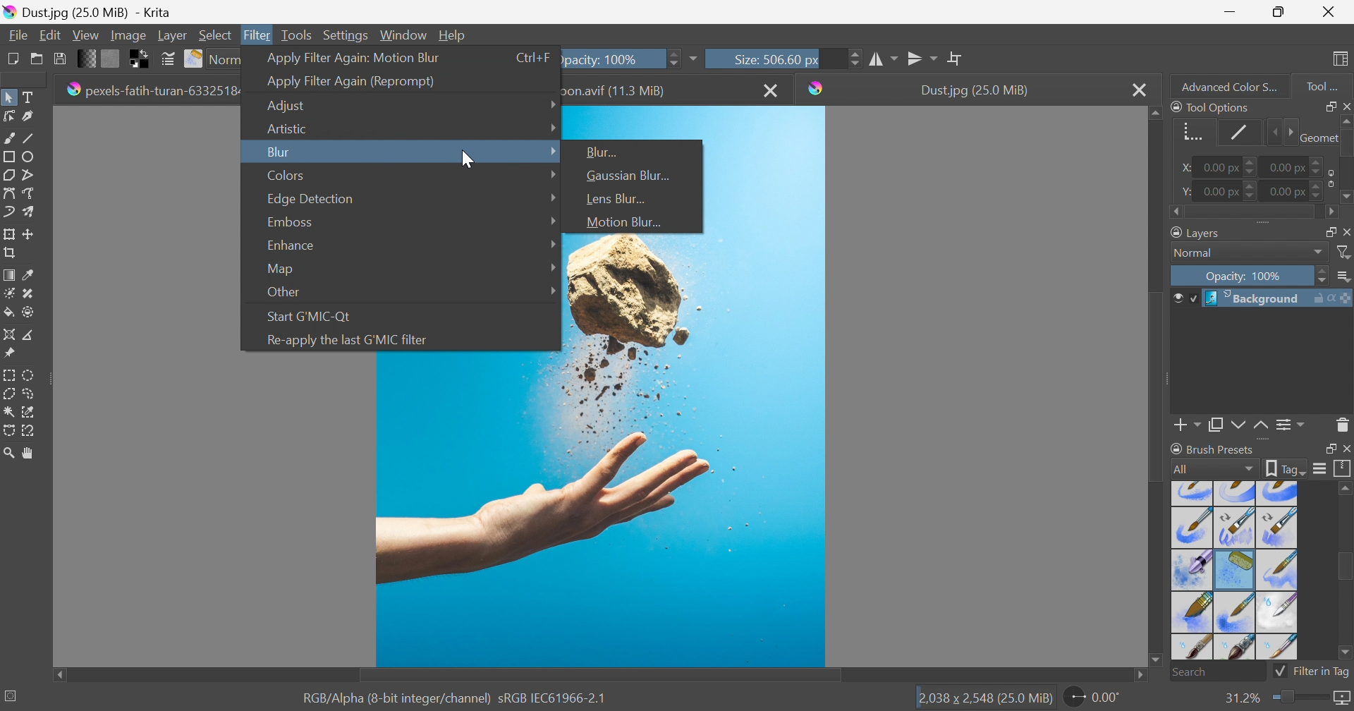  Describe the element at coordinates (1319, 468) in the screenshot. I see `Display settings` at that location.